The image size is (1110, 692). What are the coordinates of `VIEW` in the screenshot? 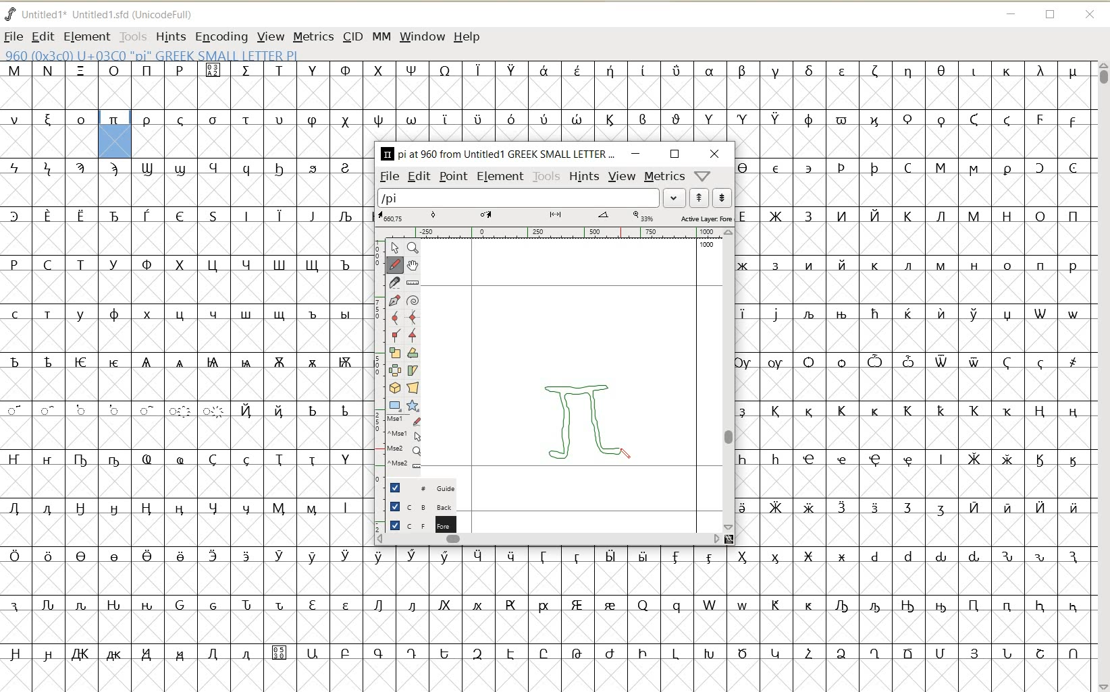 It's located at (622, 177).